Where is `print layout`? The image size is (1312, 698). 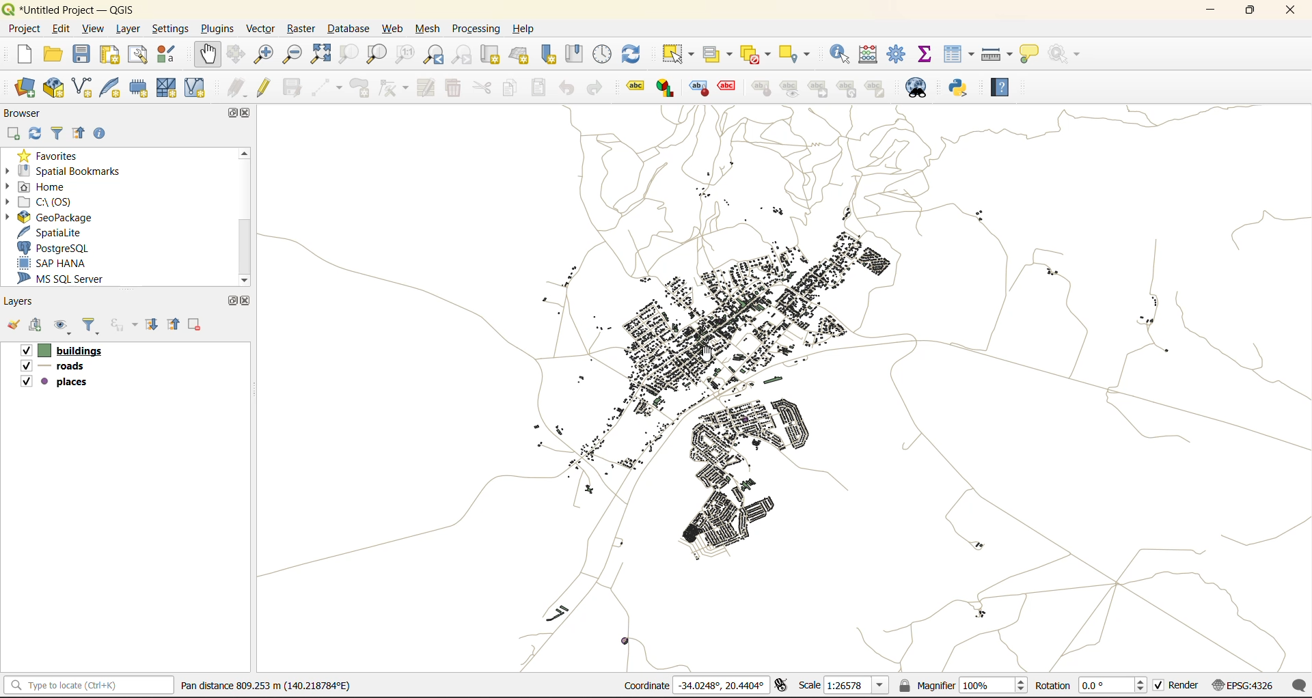
print layout is located at coordinates (107, 55).